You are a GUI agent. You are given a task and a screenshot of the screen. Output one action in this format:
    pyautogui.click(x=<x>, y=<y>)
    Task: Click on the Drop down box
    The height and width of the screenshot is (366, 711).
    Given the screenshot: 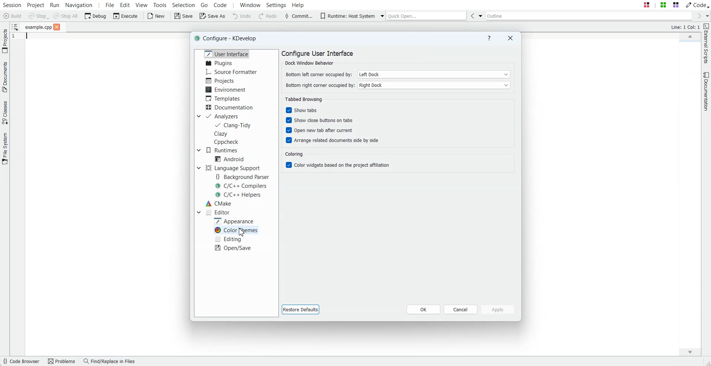 What is the action you would take?
    pyautogui.click(x=198, y=168)
    